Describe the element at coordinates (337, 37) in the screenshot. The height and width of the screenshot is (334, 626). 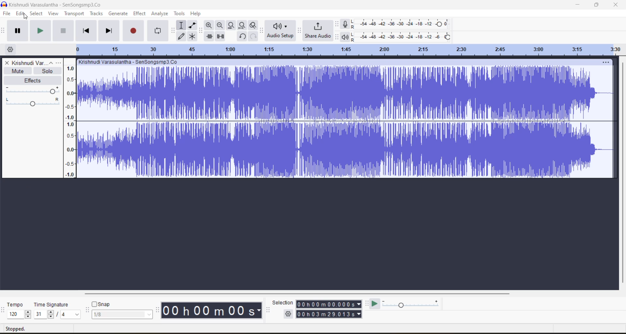
I see `playback meter toolbar` at that location.